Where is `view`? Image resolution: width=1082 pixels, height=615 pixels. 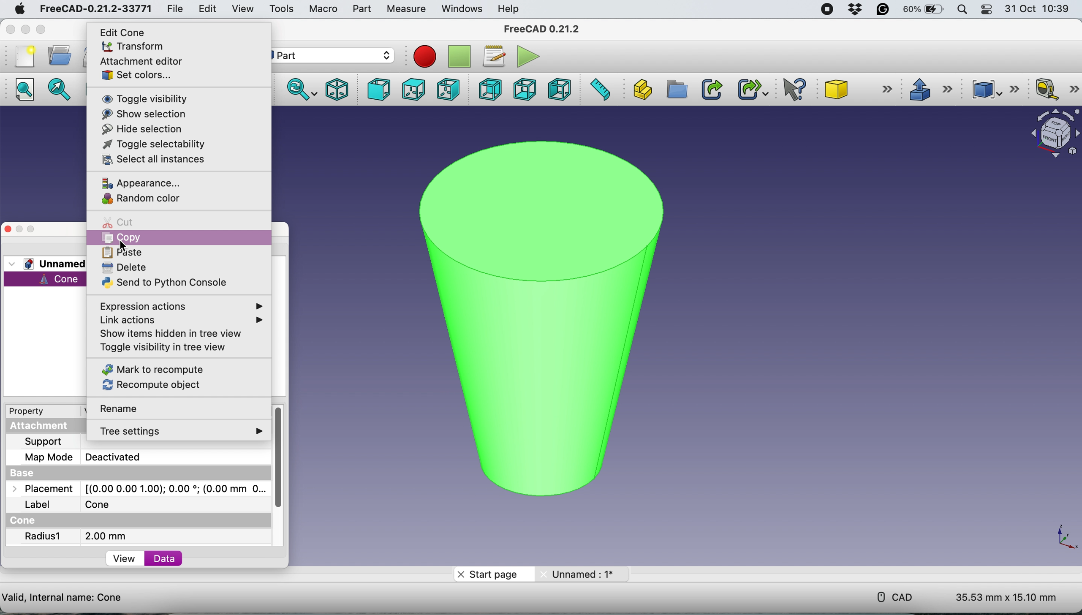 view is located at coordinates (126, 560).